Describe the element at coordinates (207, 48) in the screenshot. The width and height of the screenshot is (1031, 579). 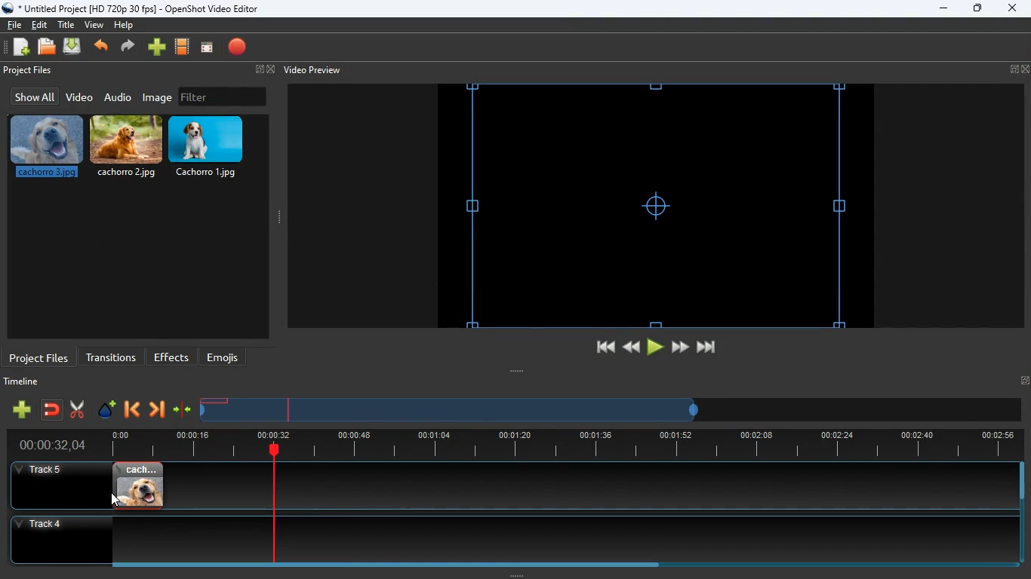
I see `screen` at that location.